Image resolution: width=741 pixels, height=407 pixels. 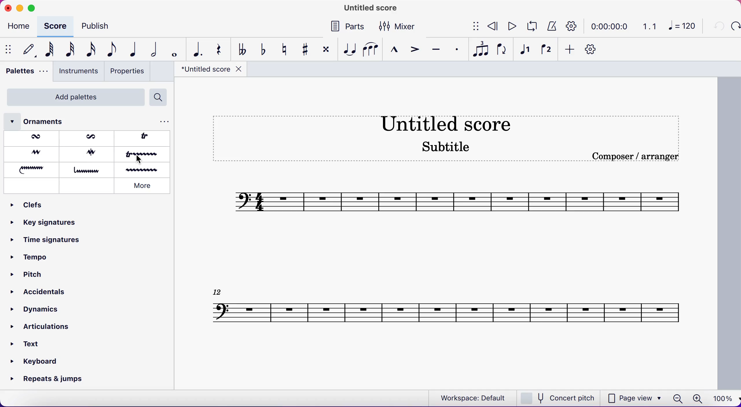 I want to click on more, so click(x=144, y=186).